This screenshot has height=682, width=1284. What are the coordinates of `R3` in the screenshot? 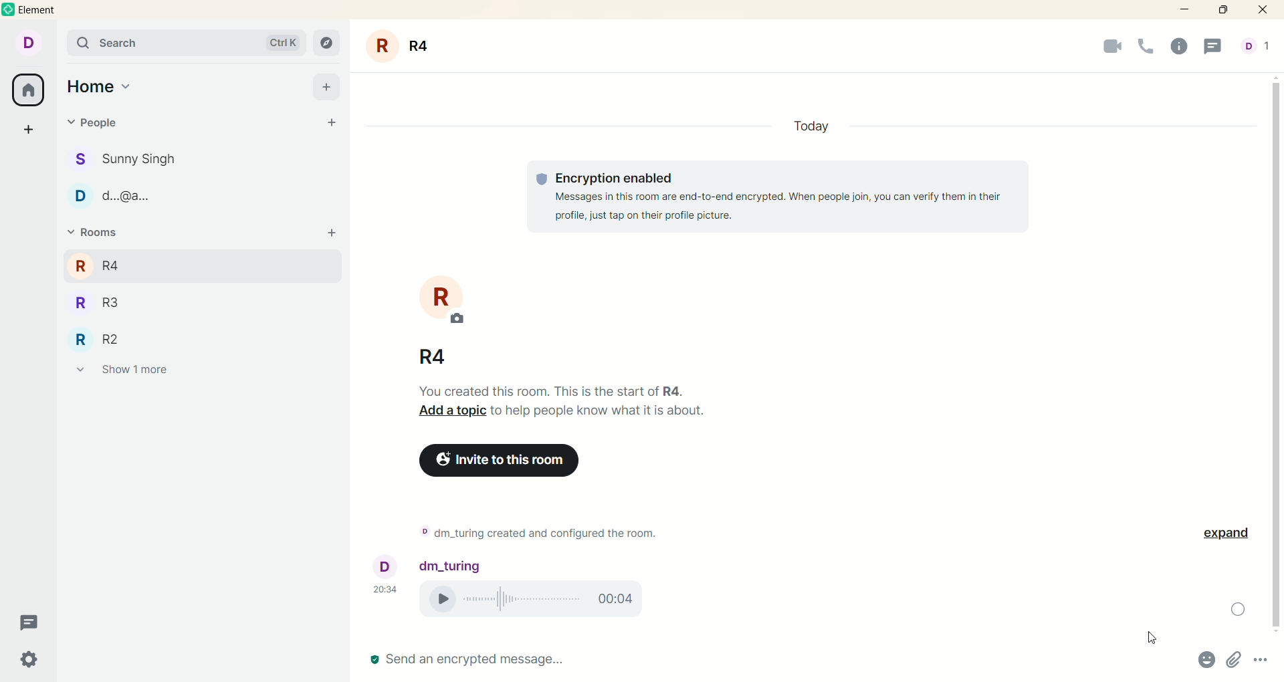 It's located at (116, 304).